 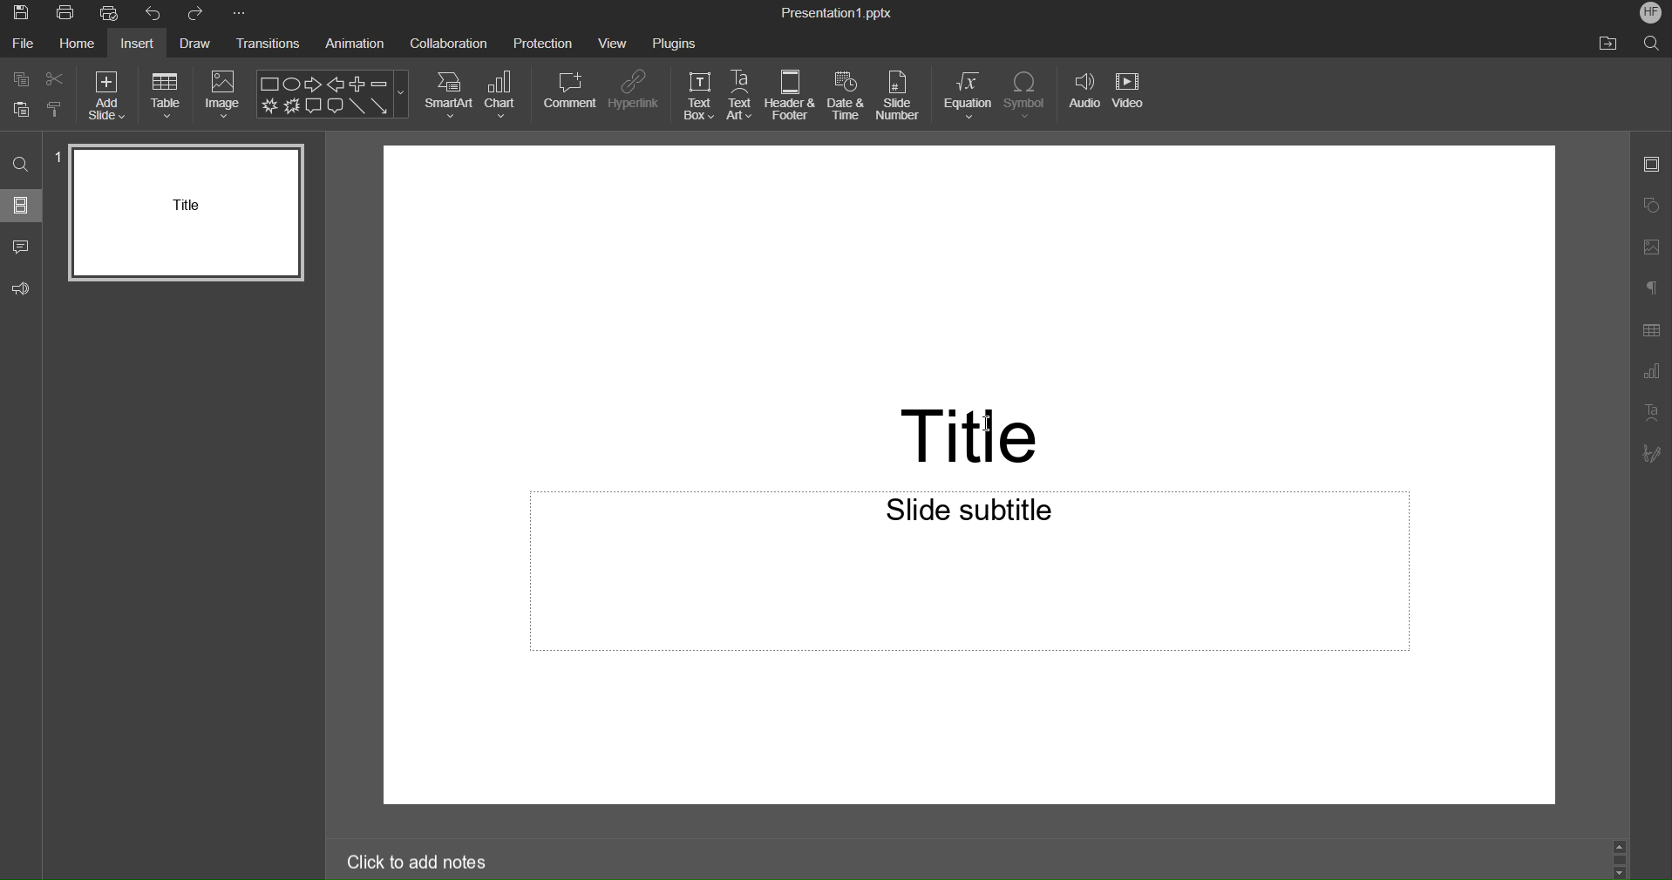 What do you see at coordinates (65, 15) in the screenshot?
I see `Print` at bounding box center [65, 15].